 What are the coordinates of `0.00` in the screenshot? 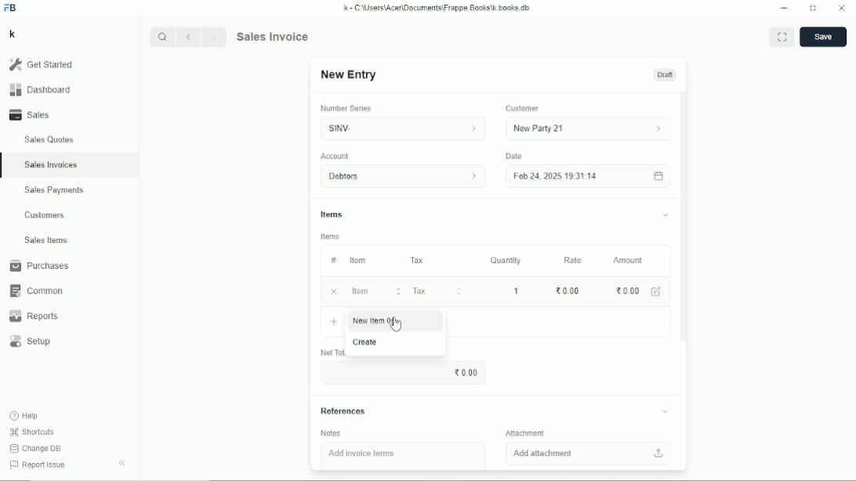 It's located at (567, 291).